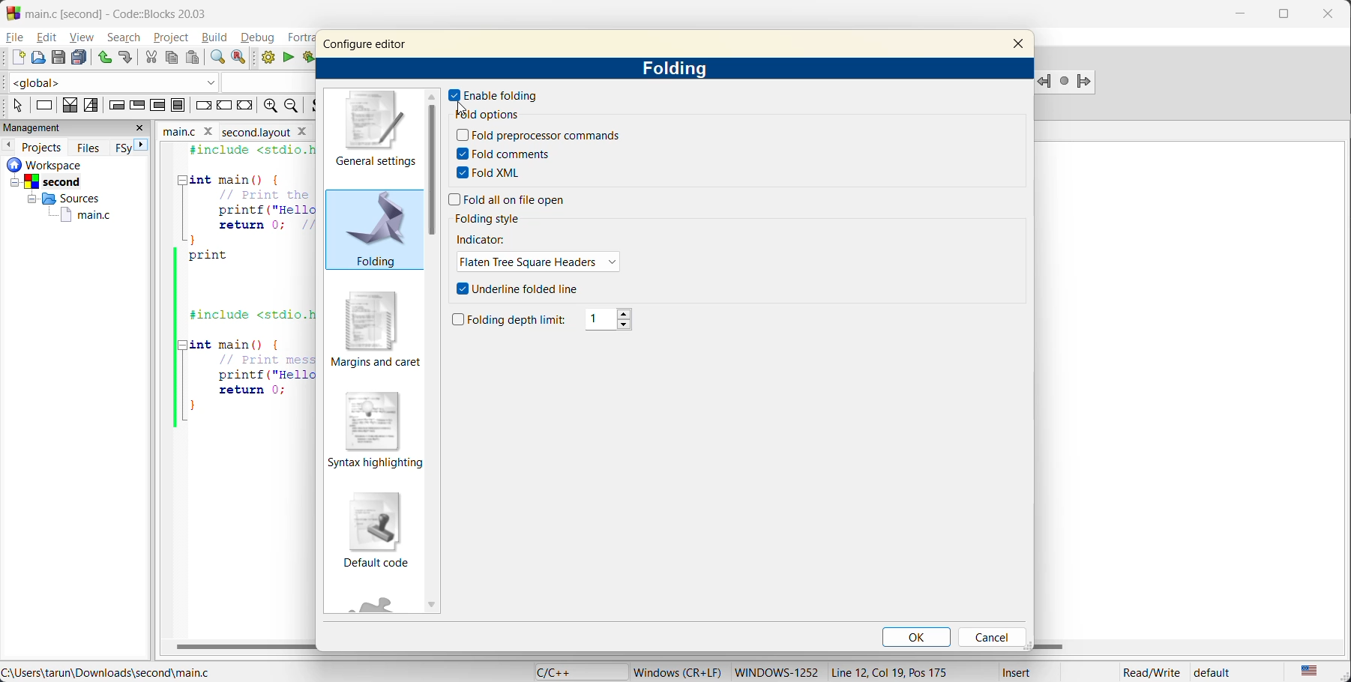 This screenshot has width=1351, height=682. I want to click on save, so click(59, 57).